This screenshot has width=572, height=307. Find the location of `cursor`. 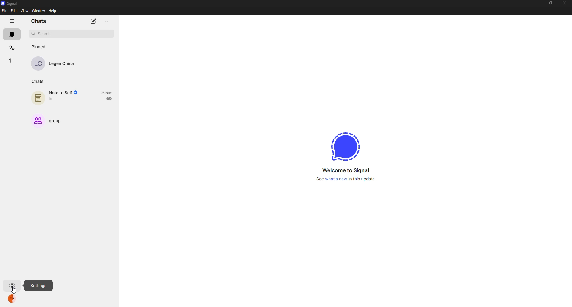

cursor is located at coordinates (15, 291).